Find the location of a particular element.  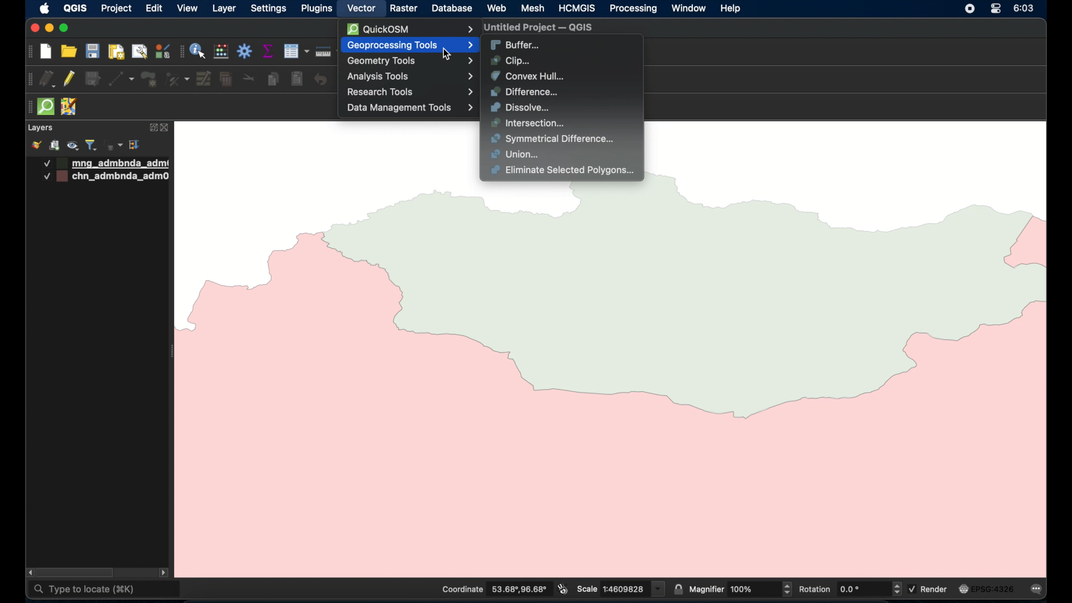

quick osm is located at coordinates (46, 107).